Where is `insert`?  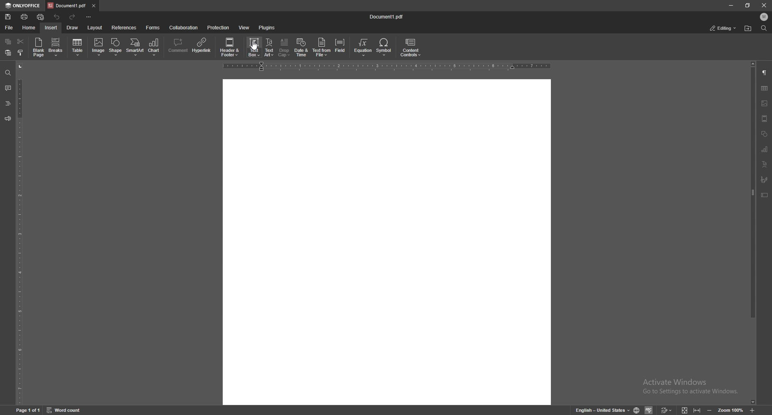 insert is located at coordinates (51, 28).